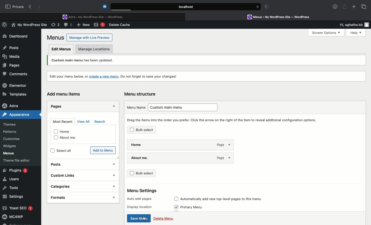 The image size is (371, 225). What do you see at coordinates (15, 85) in the screenshot?
I see `Elementor` at bounding box center [15, 85].